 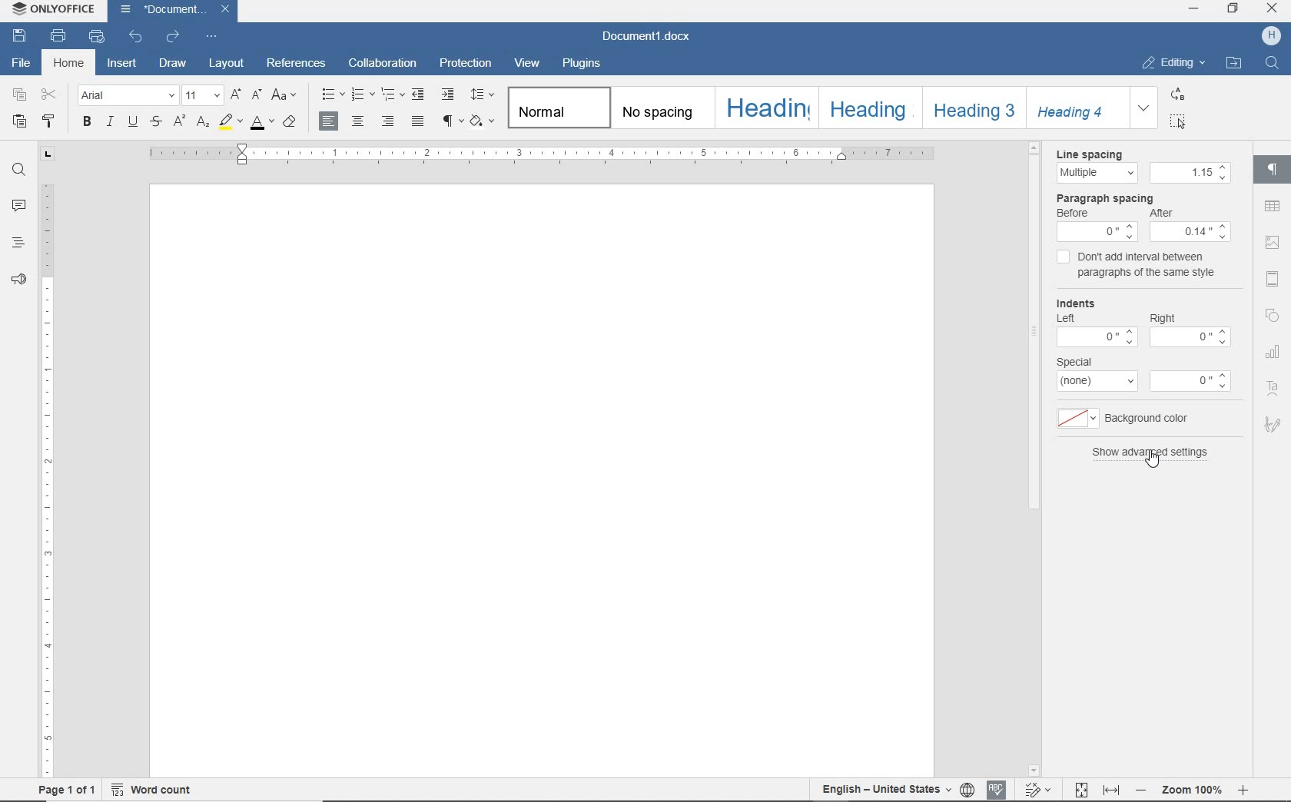 I want to click on paragraph line spacing, so click(x=484, y=95).